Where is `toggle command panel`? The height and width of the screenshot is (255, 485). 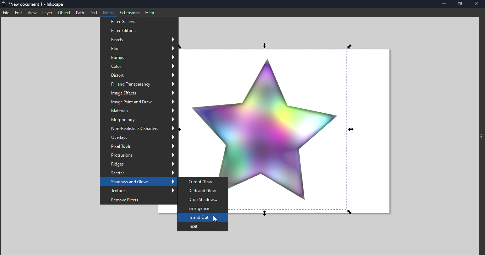
toggle command panel is located at coordinates (481, 140).